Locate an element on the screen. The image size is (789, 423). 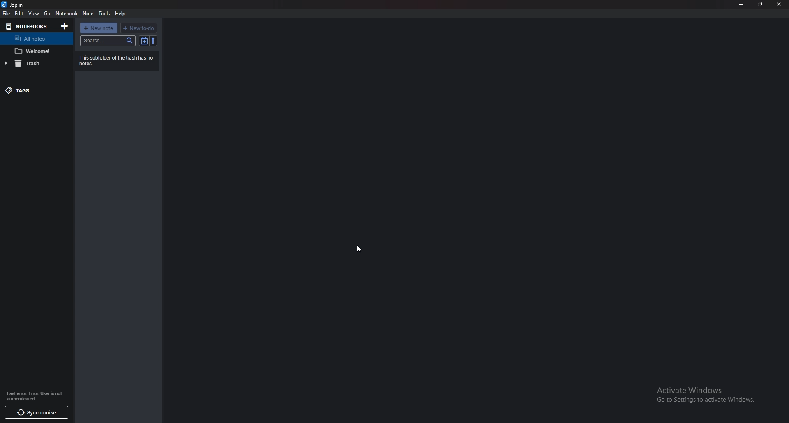
sync is located at coordinates (39, 413).